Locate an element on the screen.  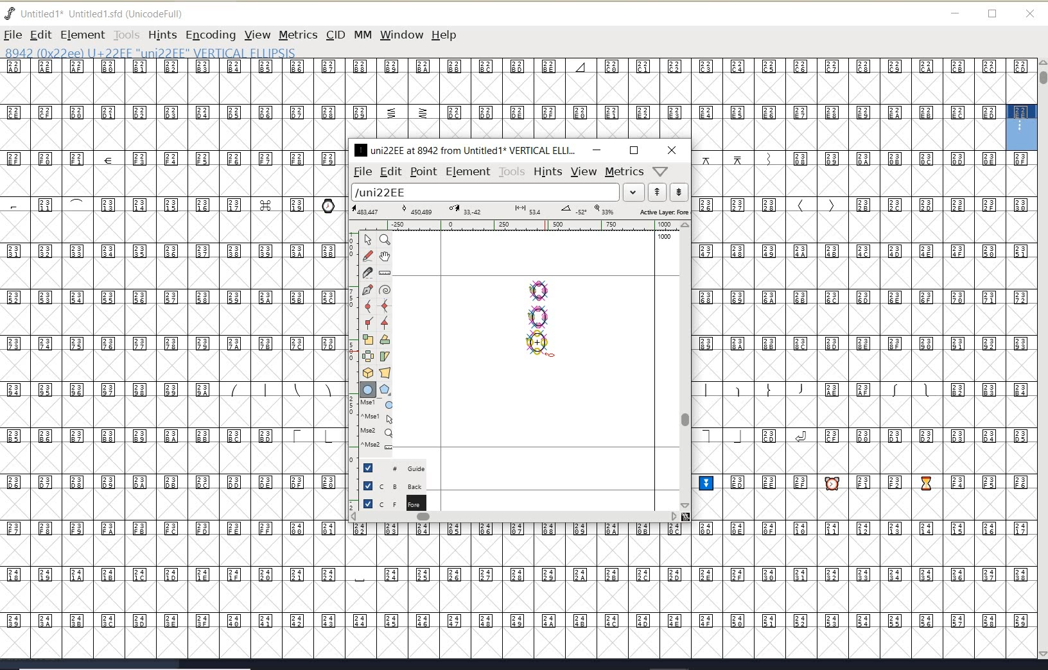
GLYPHY CHARACTERS & NUMBERS is located at coordinates (347, 590).